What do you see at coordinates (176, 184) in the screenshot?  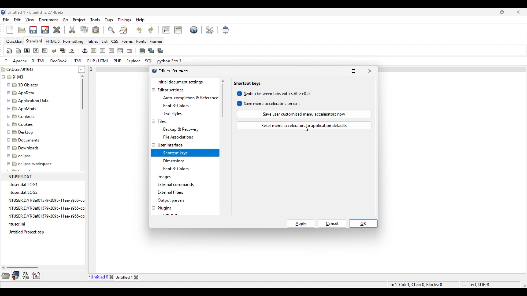 I see `External commands` at bounding box center [176, 184].